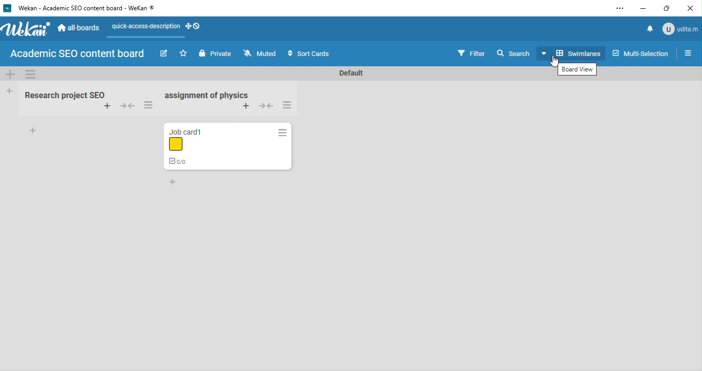 Image resolution: width=702 pixels, height=371 pixels. What do you see at coordinates (33, 132) in the screenshot?
I see `add` at bounding box center [33, 132].